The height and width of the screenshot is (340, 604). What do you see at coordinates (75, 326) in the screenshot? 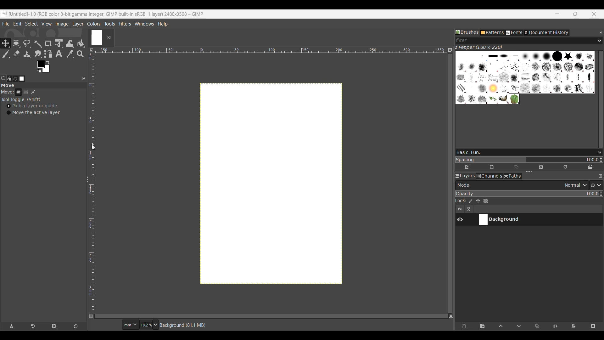
I see `Reset to default values` at bounding box center [75, 326].